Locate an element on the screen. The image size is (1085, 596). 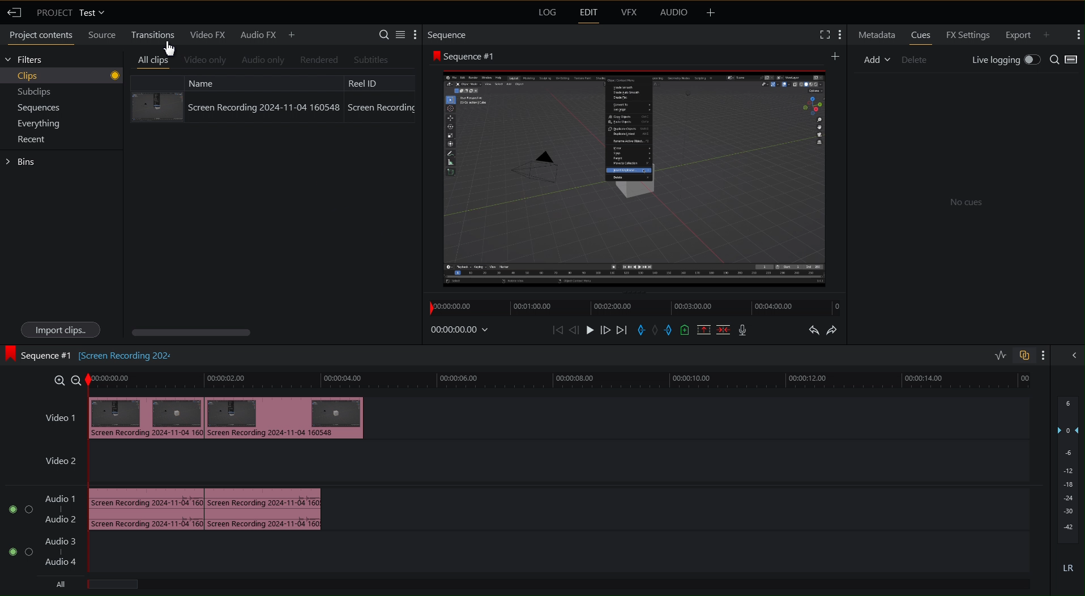
Timeline is located at coordinates (562, 381).